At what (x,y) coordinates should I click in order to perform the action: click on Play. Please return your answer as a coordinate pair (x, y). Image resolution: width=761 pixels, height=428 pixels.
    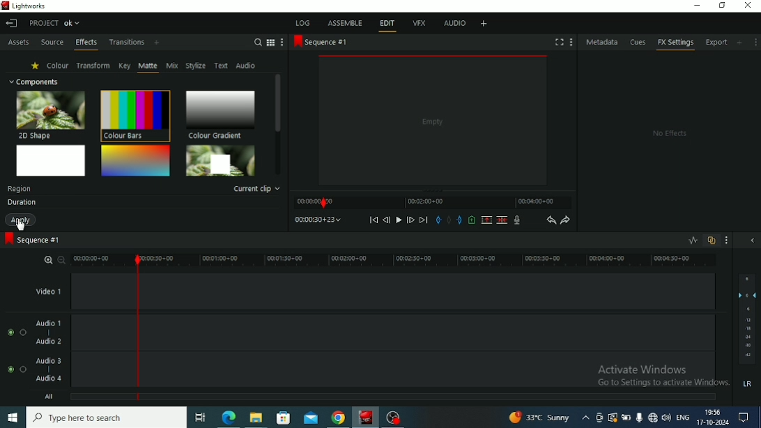
    Looking at the image, I should click on (399, 220).